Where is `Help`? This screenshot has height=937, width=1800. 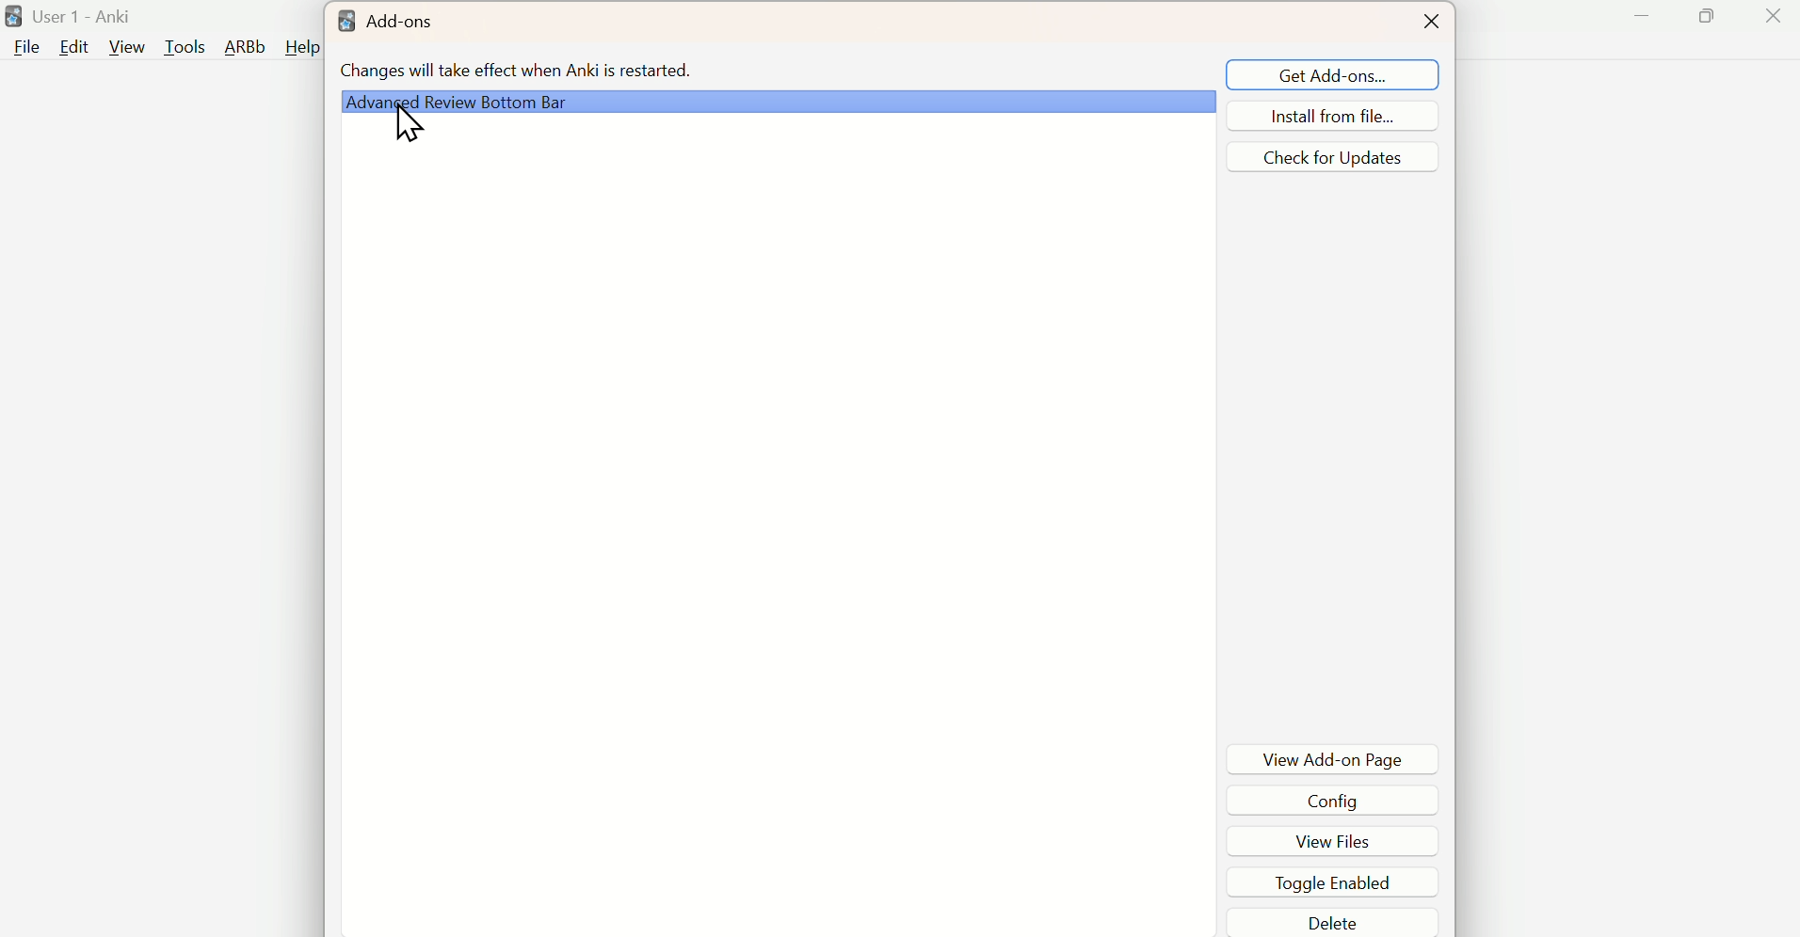 Help is located at coordinates (304, 47).